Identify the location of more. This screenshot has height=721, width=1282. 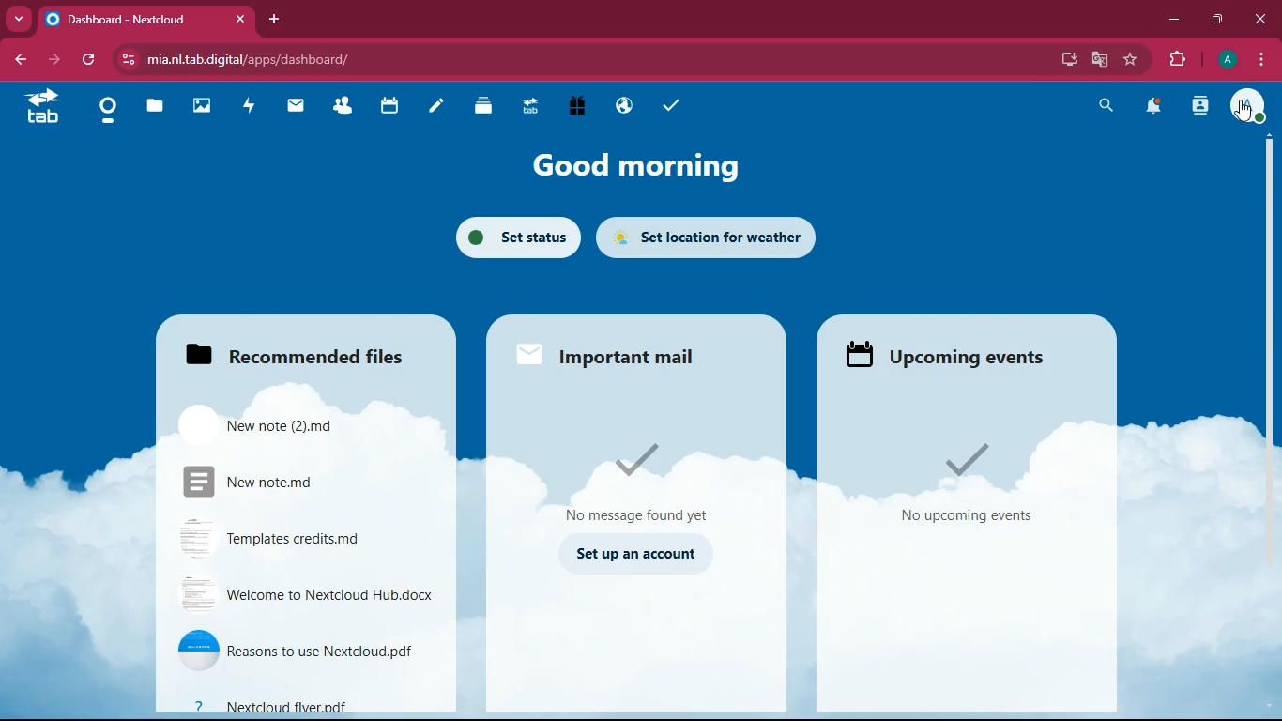
(21, 20).